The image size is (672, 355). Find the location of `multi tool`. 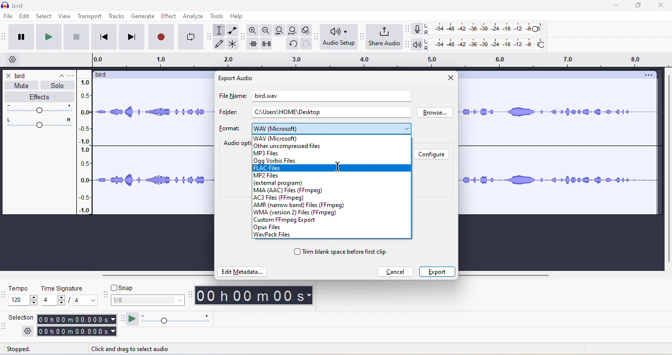

multi tool is located at coordinates (234, 45).